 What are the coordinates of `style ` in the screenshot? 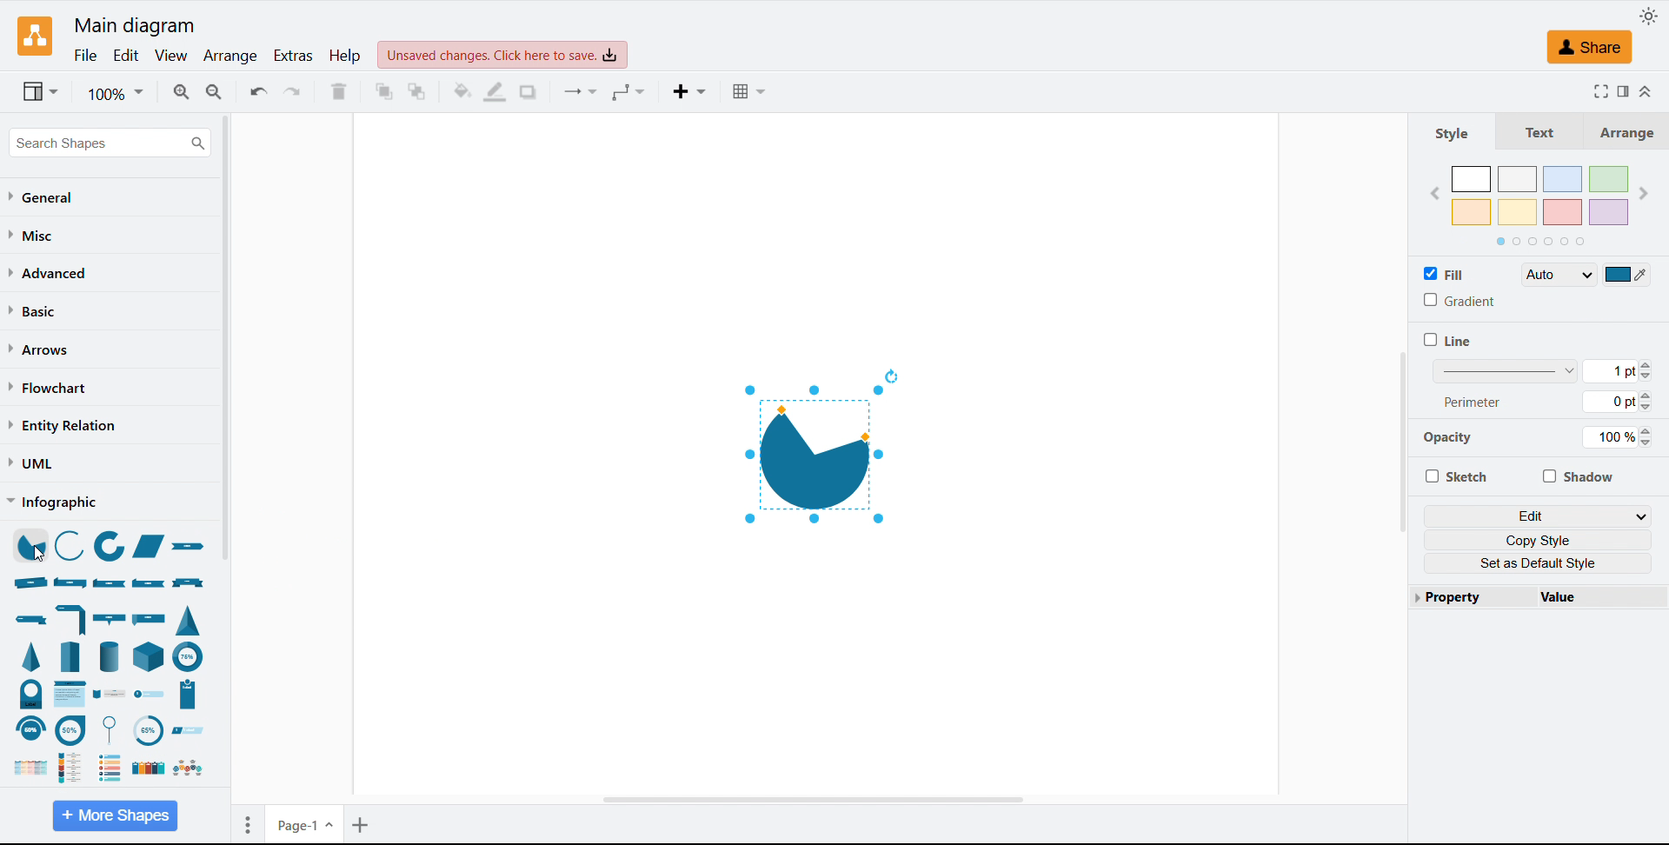 It's located at (1452, 133).